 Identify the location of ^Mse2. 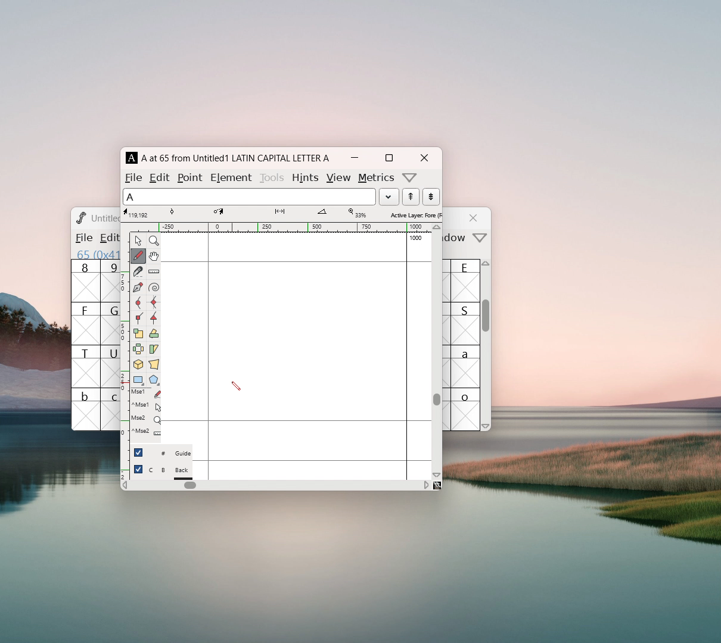
(146, 432).